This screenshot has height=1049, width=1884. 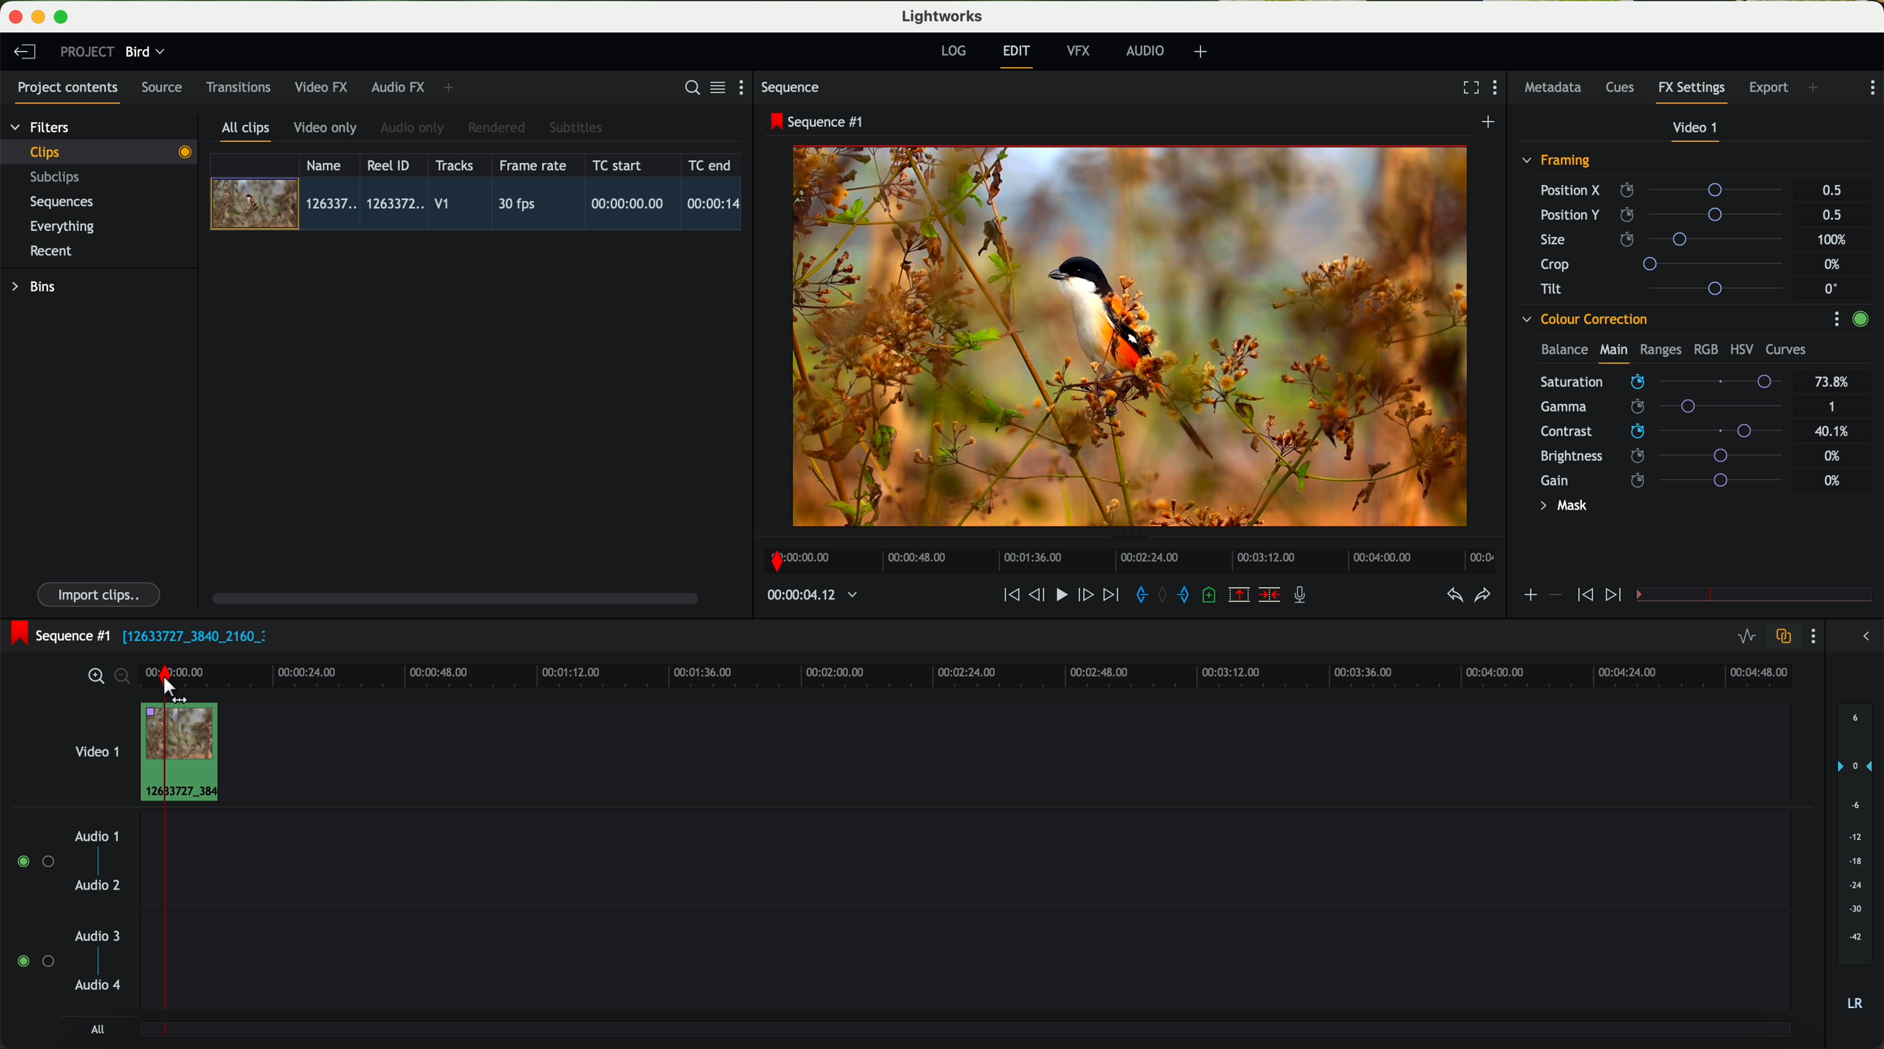 What do you see at coordinates (59, 178) in the screenshot?
I see `subclips` at bounding box center [59, 178].